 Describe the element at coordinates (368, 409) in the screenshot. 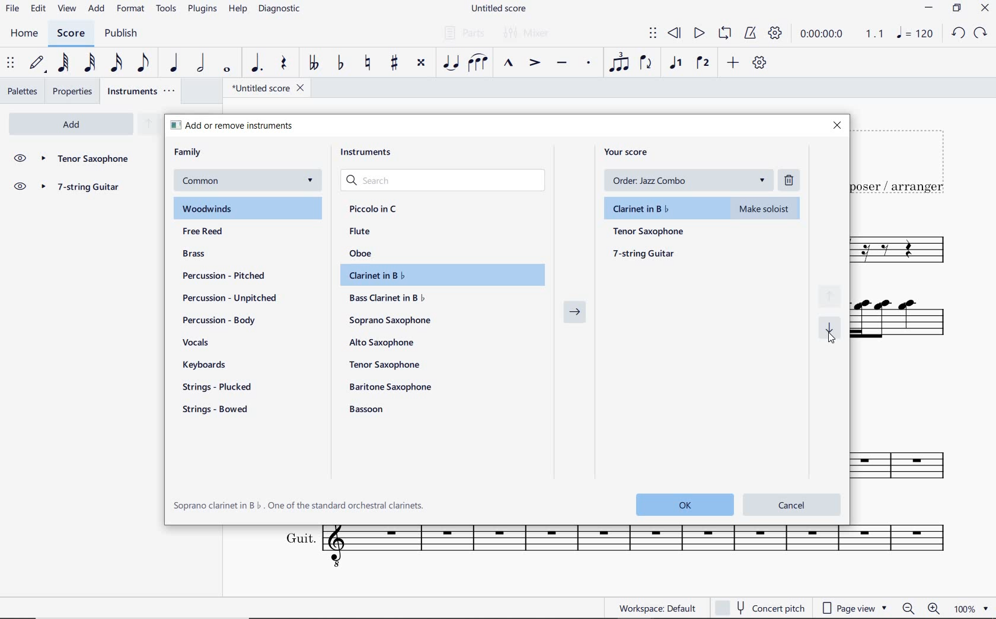

I see `basson` at that location.